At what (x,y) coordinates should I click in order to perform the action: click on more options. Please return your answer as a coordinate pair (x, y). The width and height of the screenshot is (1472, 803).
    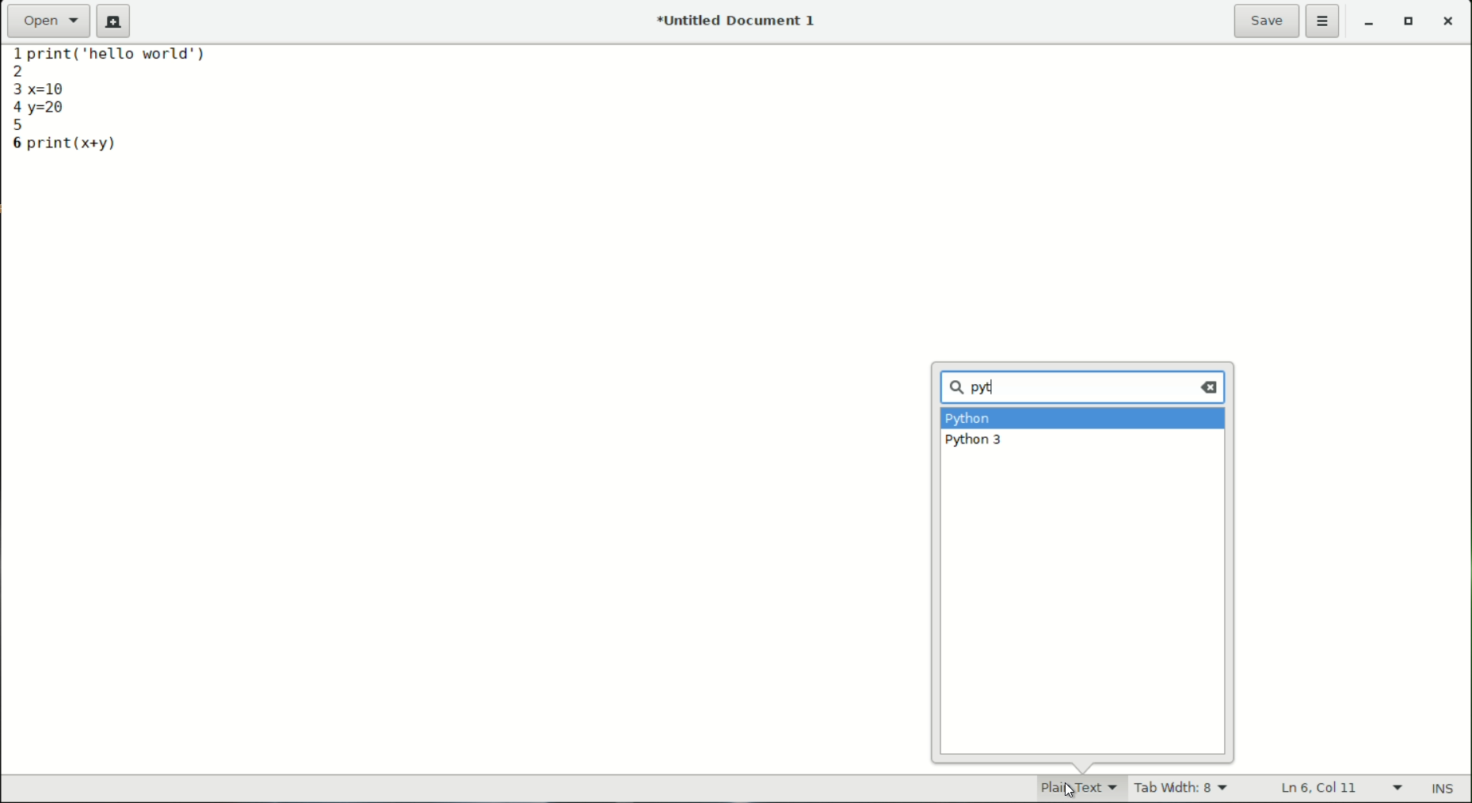
    Looking at the image, I should click on (1325, 22).